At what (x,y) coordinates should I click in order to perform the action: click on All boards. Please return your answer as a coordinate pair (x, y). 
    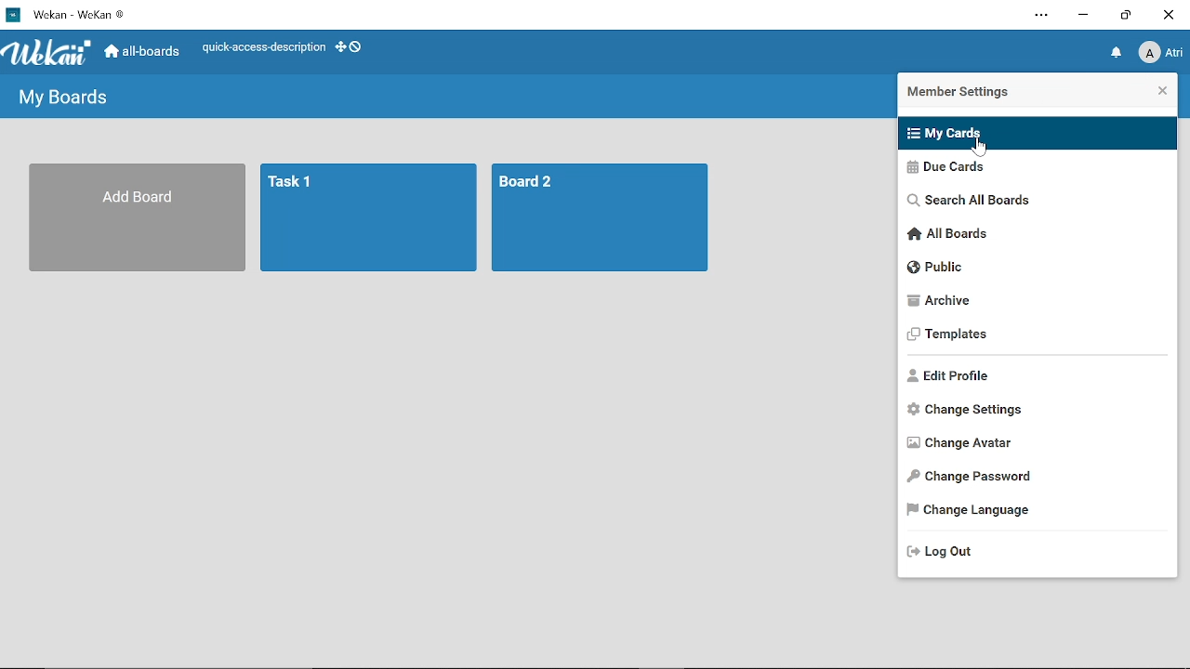
    Looking at the image, I should click on (141, 52).